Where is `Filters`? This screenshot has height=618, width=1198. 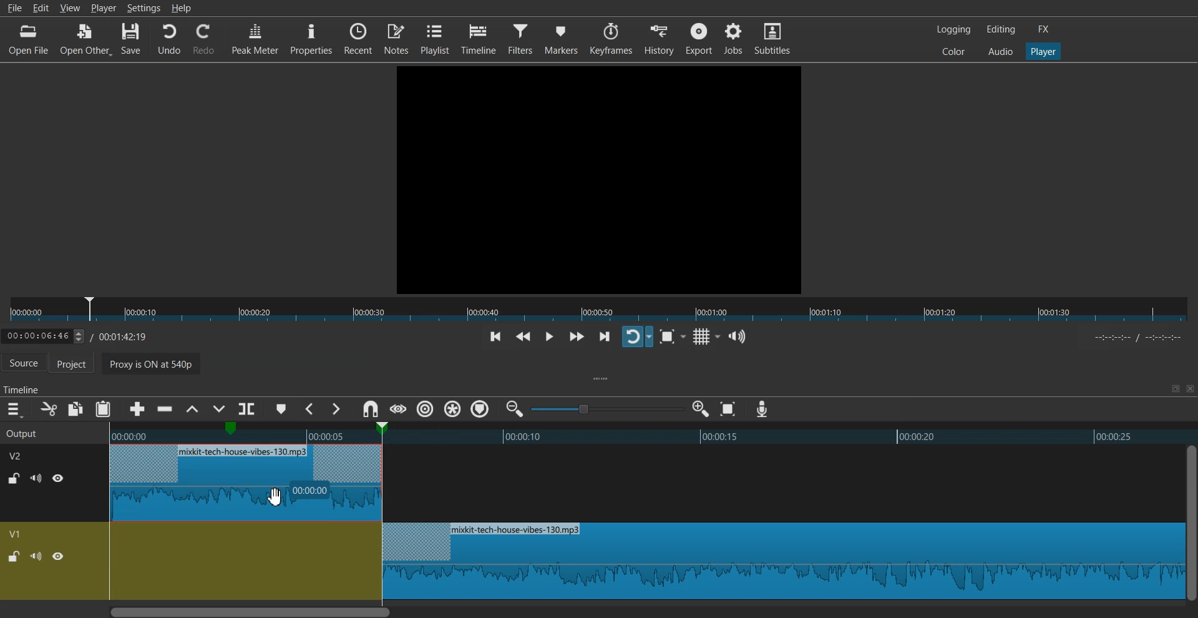
Filters is located at coordinates (522, 37).